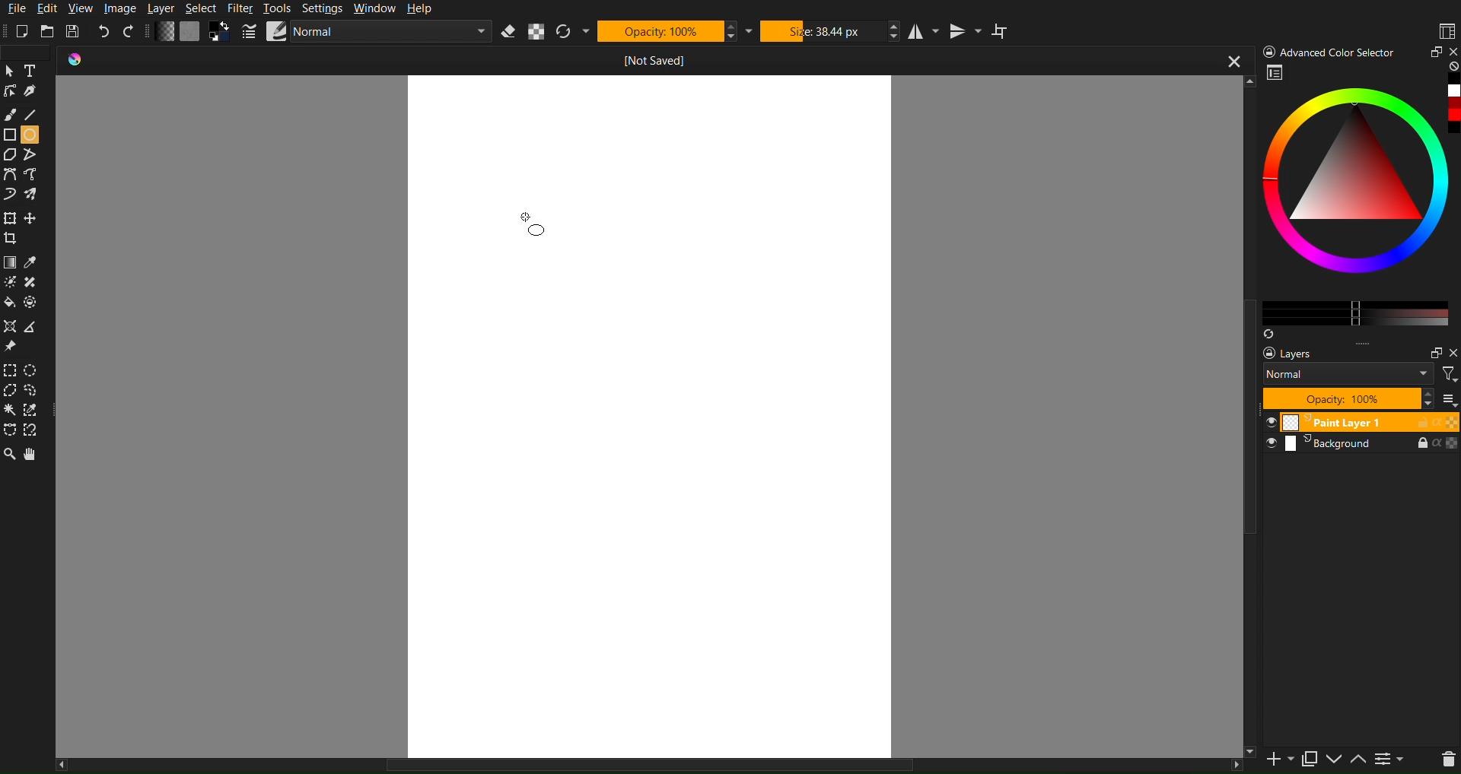  I want to click on Brush Settings, so click(367, 33).